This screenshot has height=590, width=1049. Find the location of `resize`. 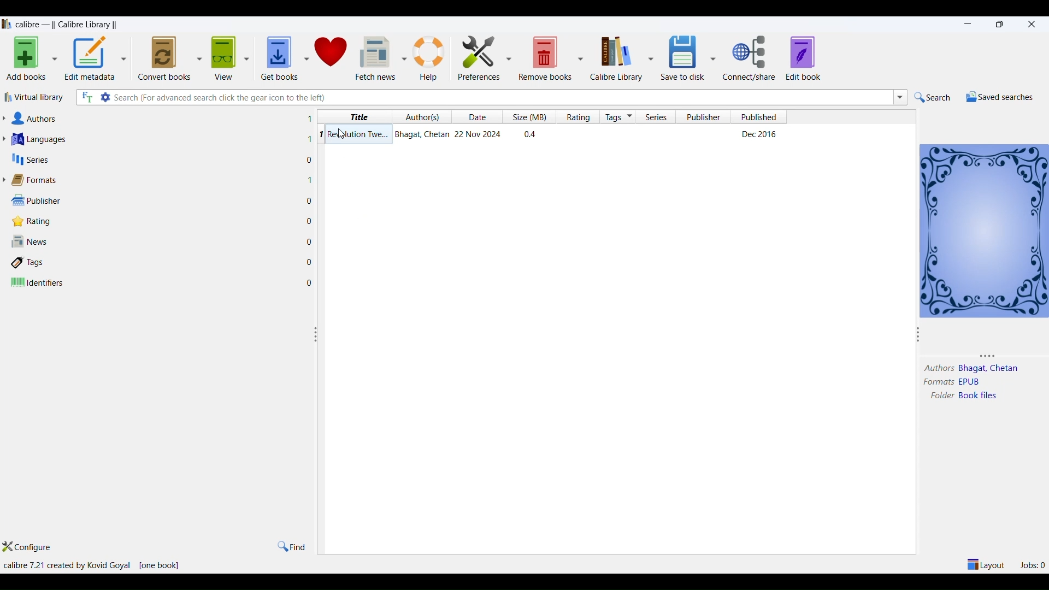

resize is located at coordinates (316, 337).